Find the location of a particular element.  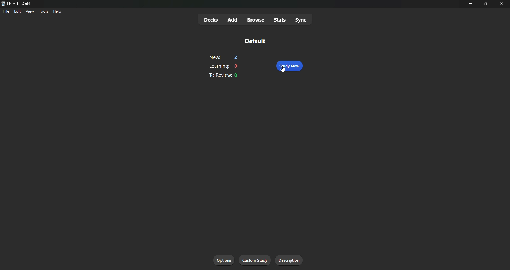

add is located at coordinates (233, 19).